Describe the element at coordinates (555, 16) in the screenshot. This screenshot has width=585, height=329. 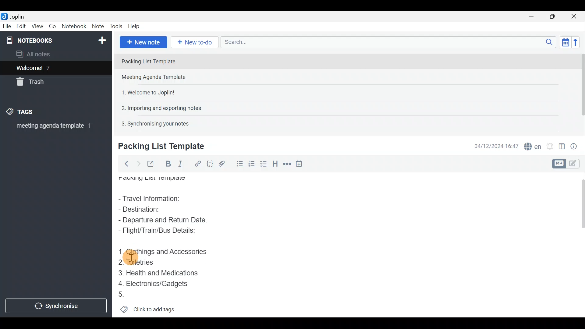
I see `Maximise` at that location.